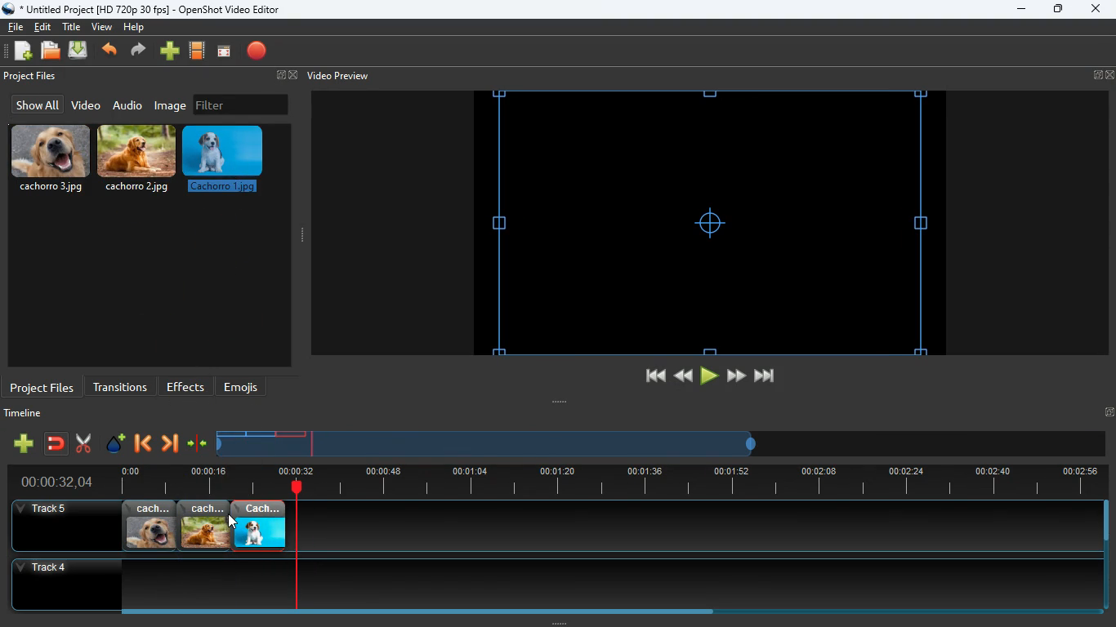 The image size is (1116, 627). Describe the element at coordinates (25, 53) in the screenshot. I see `add files` at that location.